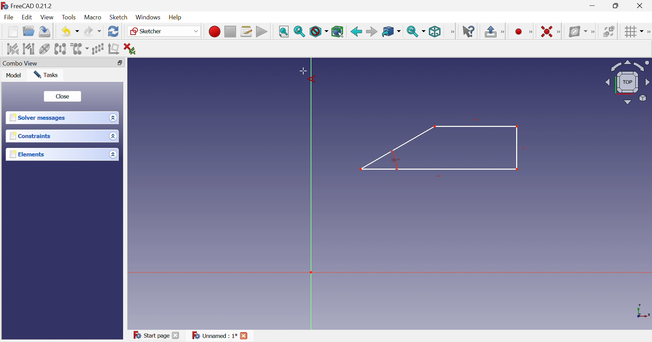 The width and height of the screenshot is (652, 342). Describe the element at coordinates (65, 31) in the screenshot. I see `Undo` at that location.